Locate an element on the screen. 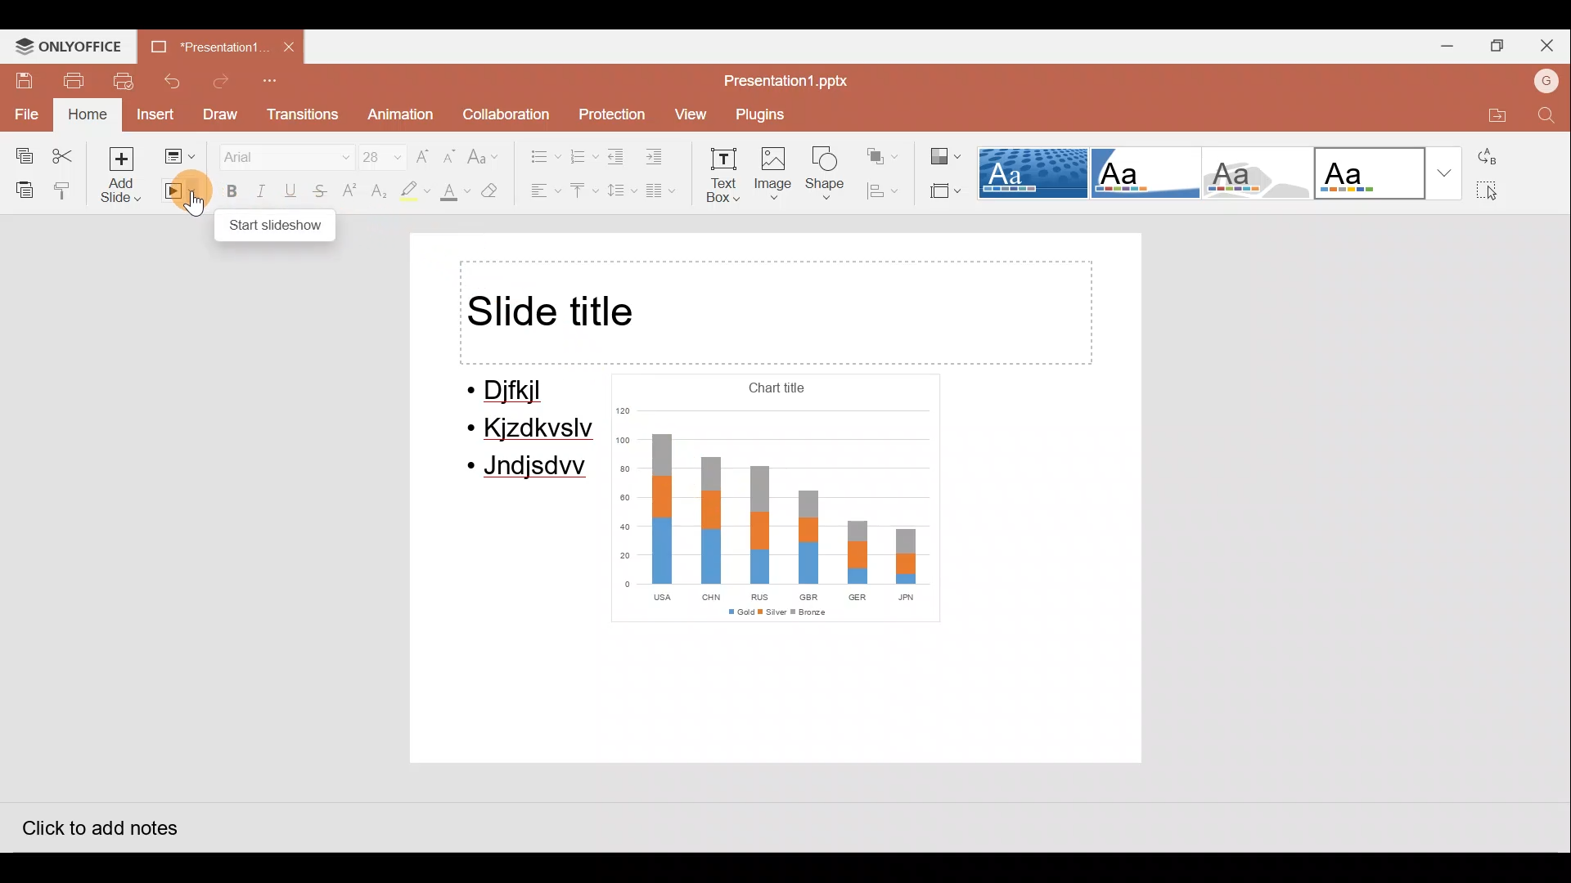 This screenshot has height=883, width=1571. Fill colour is located at coordinates (453, 194).